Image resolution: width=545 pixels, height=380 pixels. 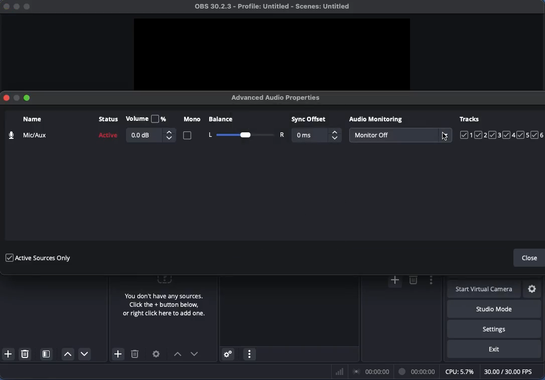 What do you see at coordinates (502, 127) in the screenshot?
I see `Tracks` at bounding box center [502, 127].